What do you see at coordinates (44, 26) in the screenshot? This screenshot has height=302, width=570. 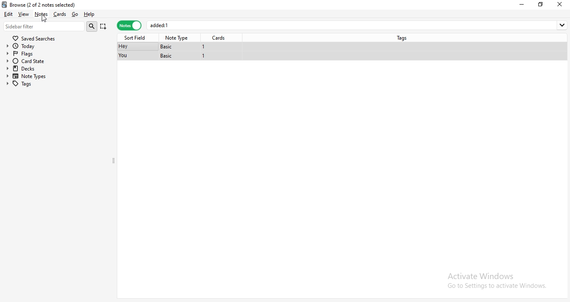 I see `sidebar filter` at bounding box center [44, 26].